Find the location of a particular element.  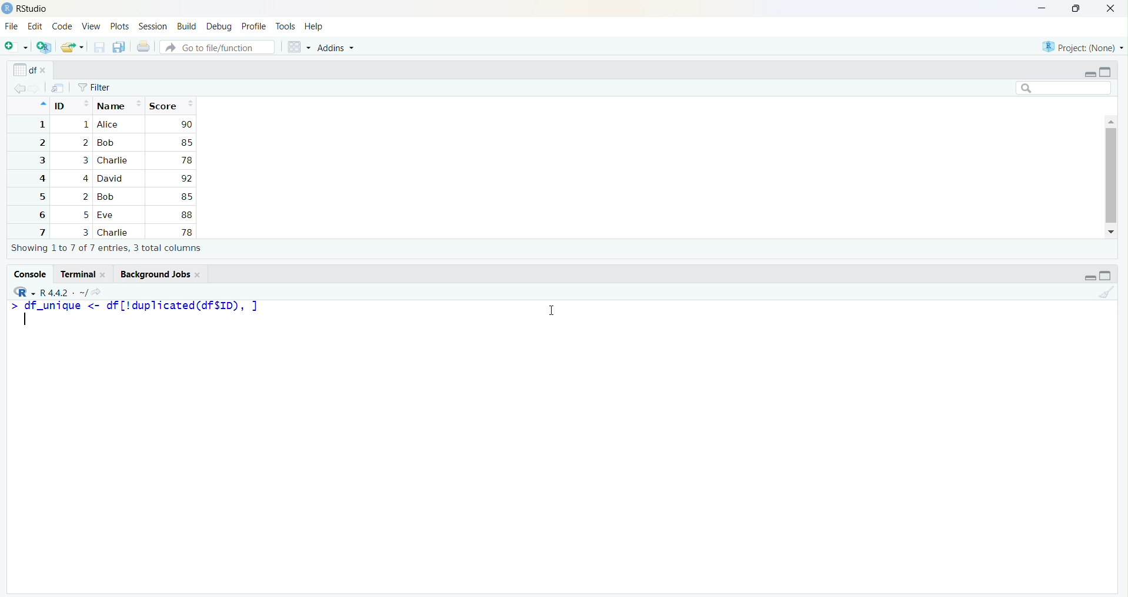

ID is located at coordinates (71, 104).